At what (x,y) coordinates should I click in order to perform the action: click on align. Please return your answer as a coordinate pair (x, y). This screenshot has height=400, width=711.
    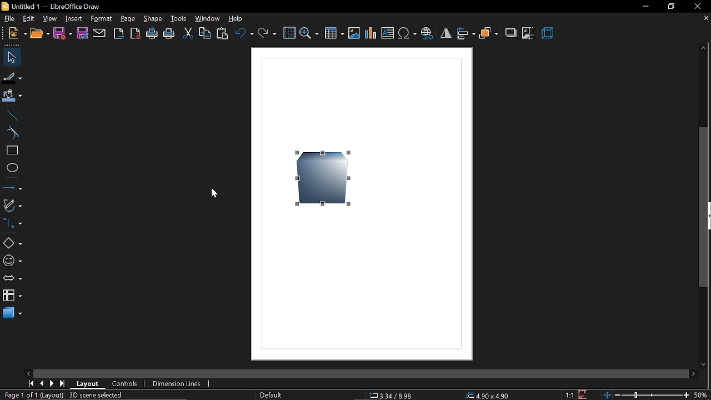
    Looking at the image, I should click on (466, 34).